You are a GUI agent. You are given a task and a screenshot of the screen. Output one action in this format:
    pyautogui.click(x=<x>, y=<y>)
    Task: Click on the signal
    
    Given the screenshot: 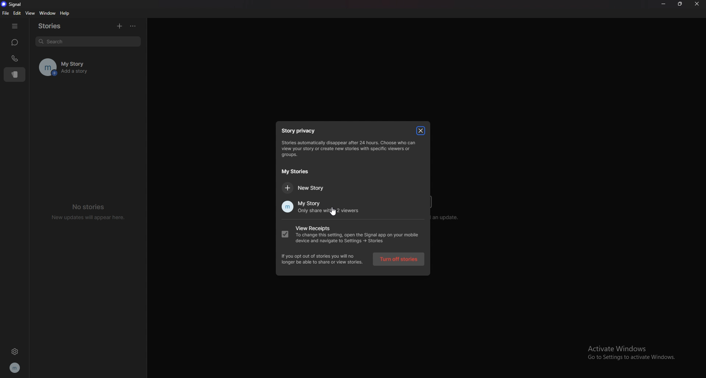 What is the action you would take?
    pyautogui.click(x=12, y=4)
    